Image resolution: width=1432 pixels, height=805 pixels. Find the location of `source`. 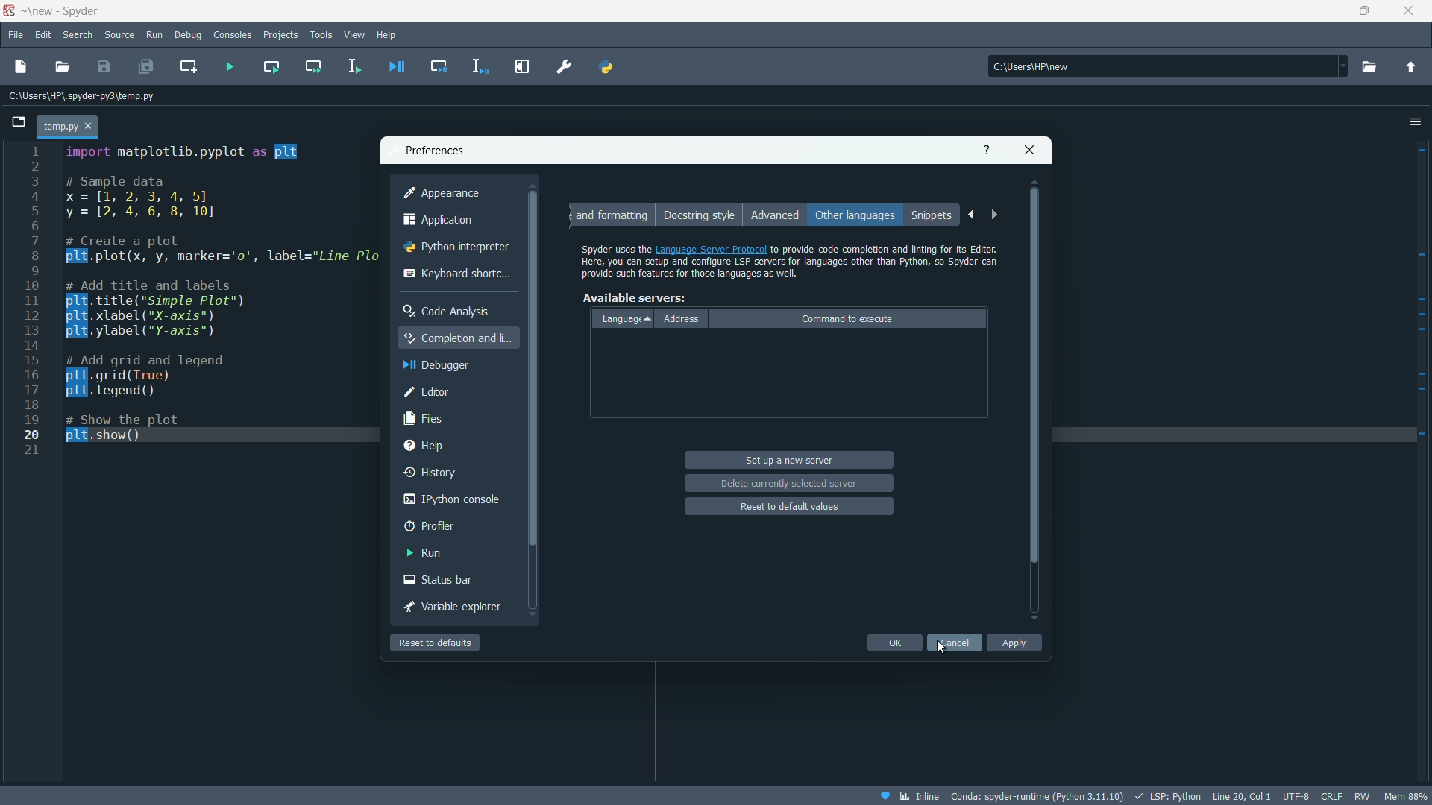

source is located at coordinates (119, 36).